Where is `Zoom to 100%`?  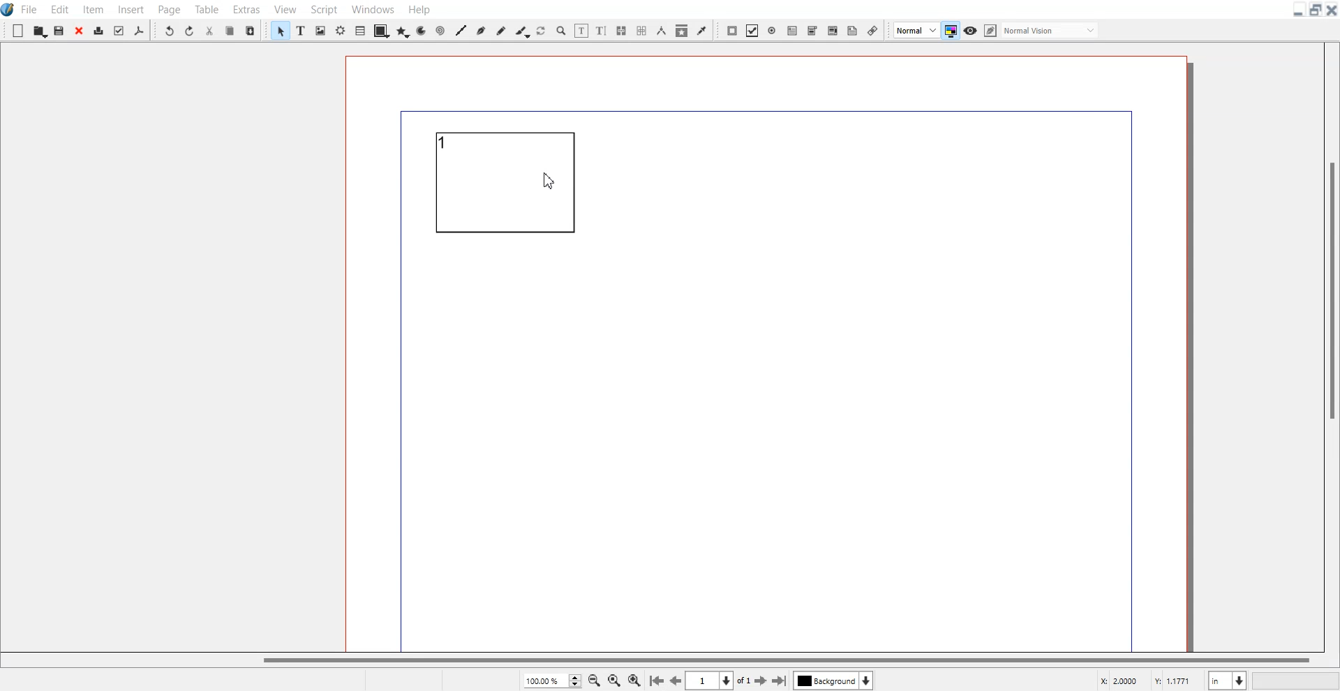 Zoom to 100% is located at coordinates (613, 680).